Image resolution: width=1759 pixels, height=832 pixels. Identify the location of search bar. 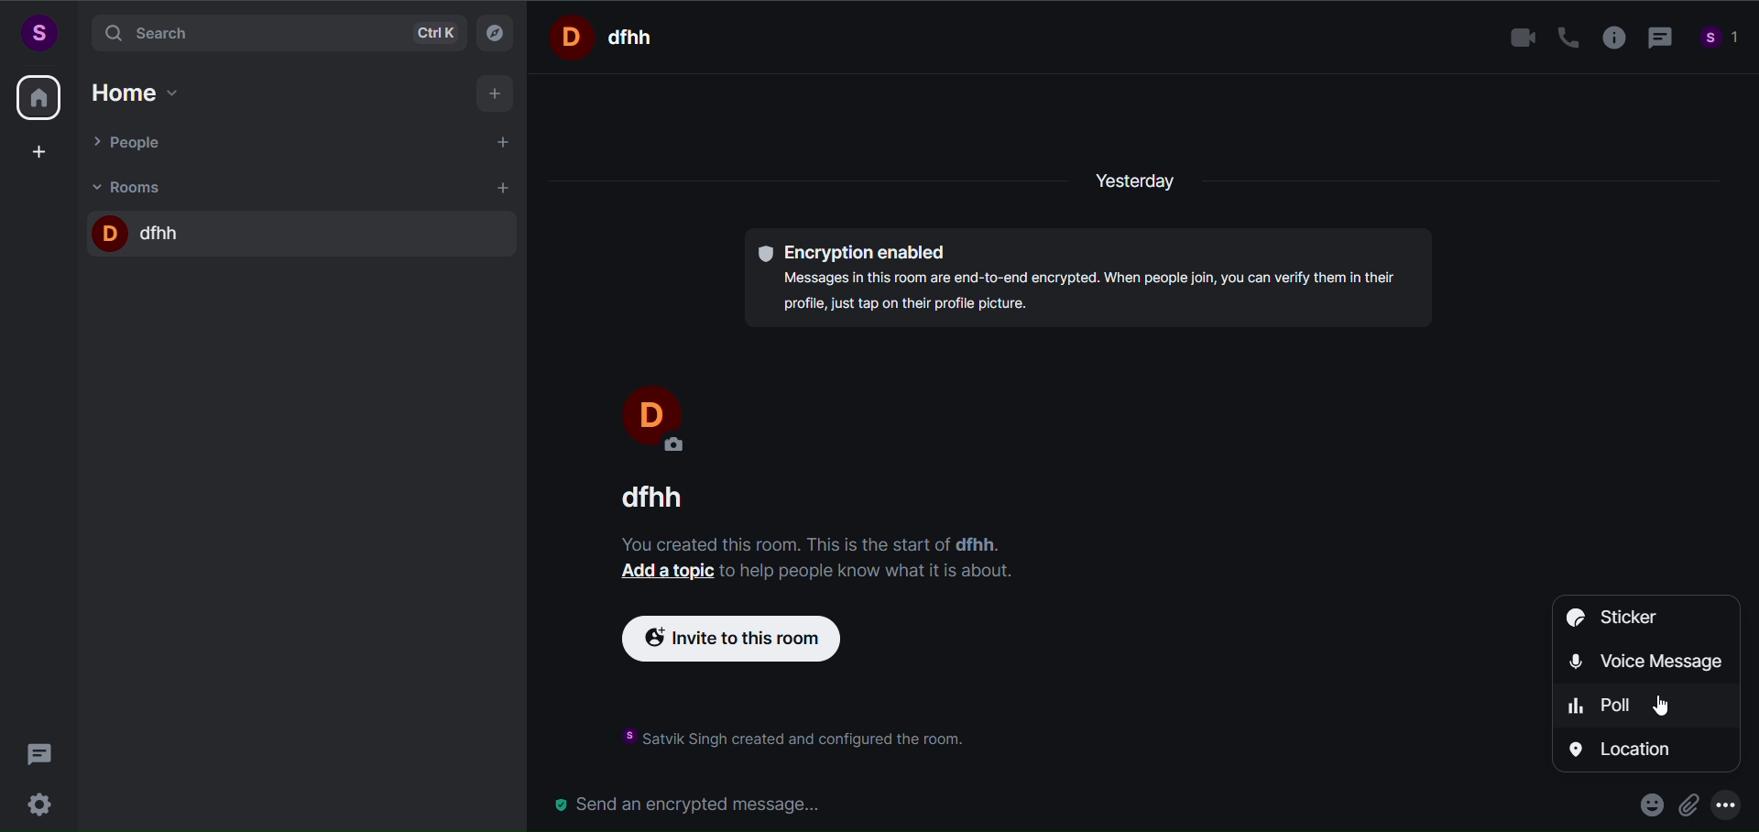
(275, 33).